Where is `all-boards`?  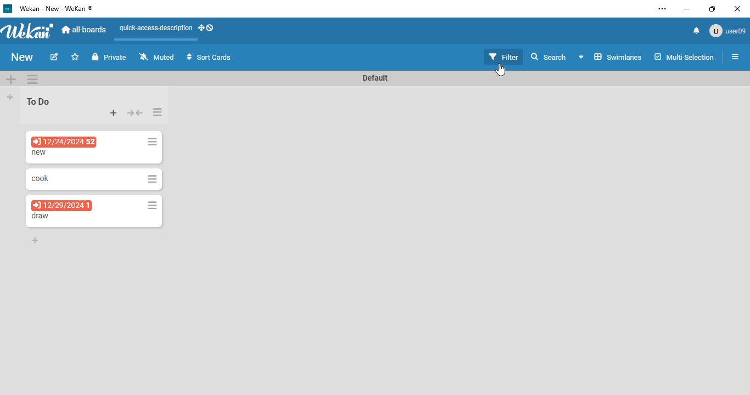
all-boards is located at coordinates (86, 30).